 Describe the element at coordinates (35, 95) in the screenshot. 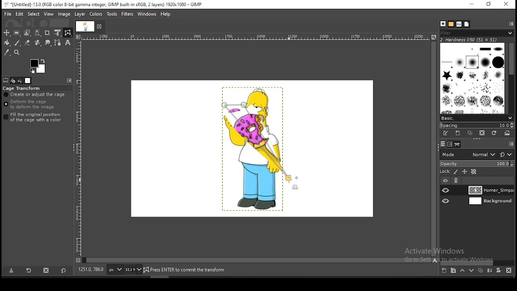

I see `create or adjust cage` at that location.